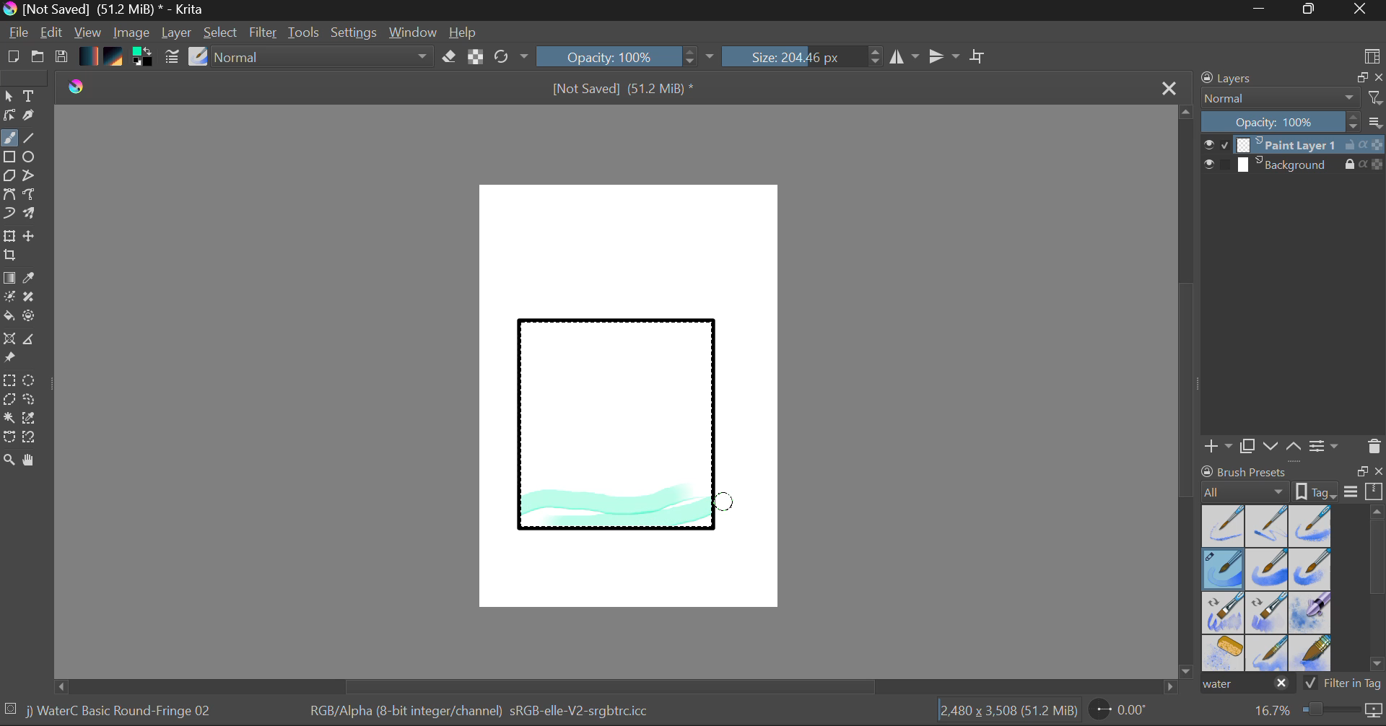 Image resolution: width=1386 pixels, height=726 pixels. What do you see at coordinates (1267, 611) in the screenshot?
I see `Water C - Decay Tilt` at bounding box center [1267, 611].